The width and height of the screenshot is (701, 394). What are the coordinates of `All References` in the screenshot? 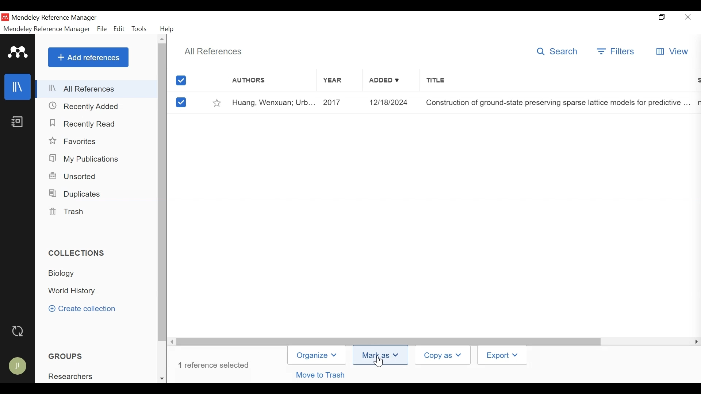 It's located at (216, 52).